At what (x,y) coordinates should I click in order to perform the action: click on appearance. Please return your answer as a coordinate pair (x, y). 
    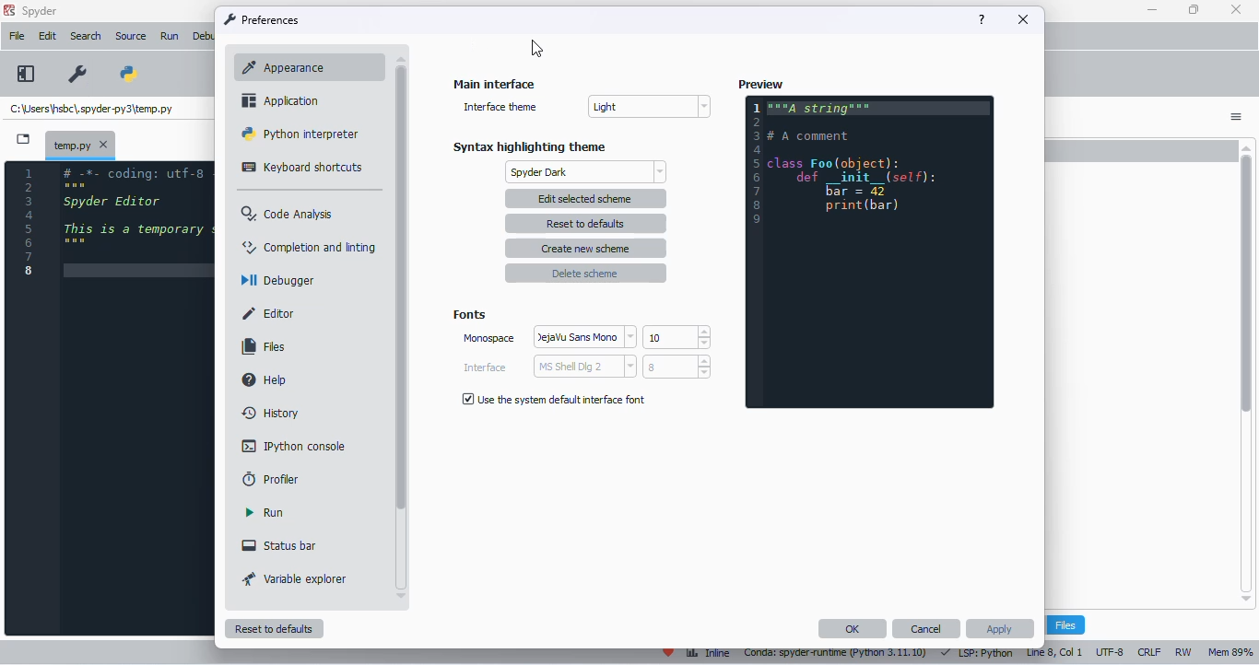
    Looking at the image, I should click on (307, 67).